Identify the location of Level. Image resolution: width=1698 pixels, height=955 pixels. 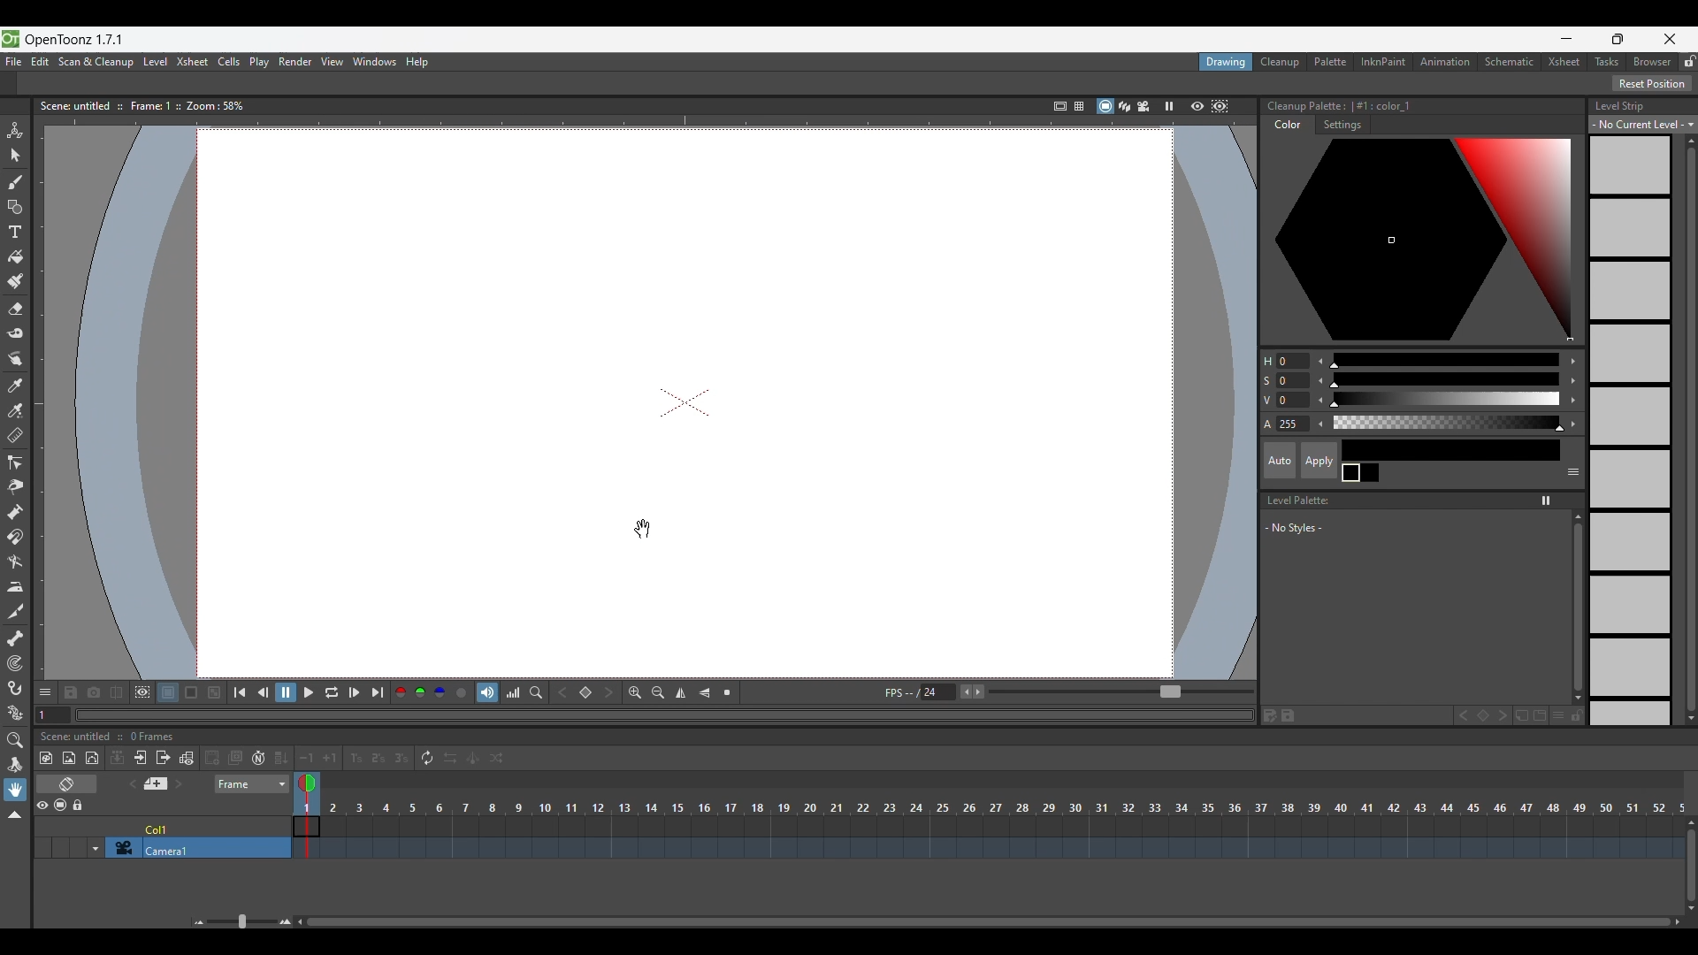
(156, 62).